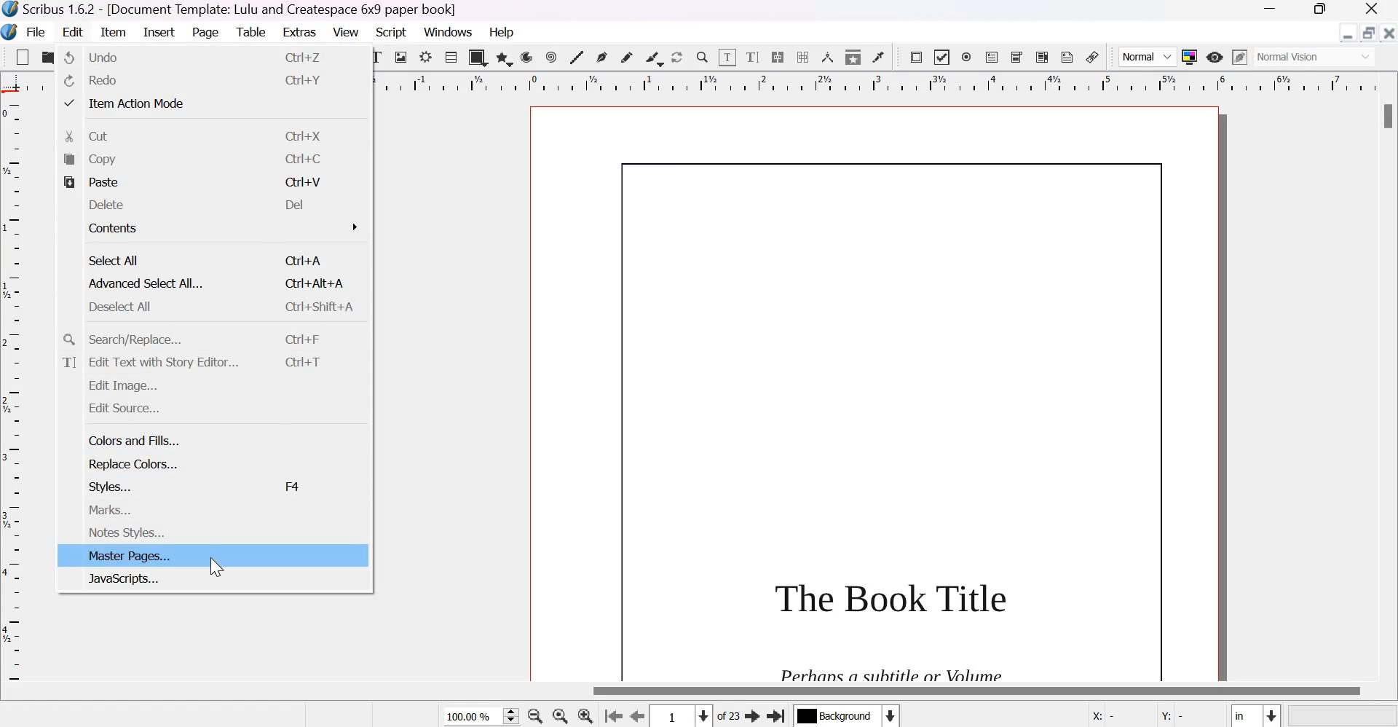  Describe the element at coordinates (1315, 57) in the screenshot. I see `normal vision` at that location.